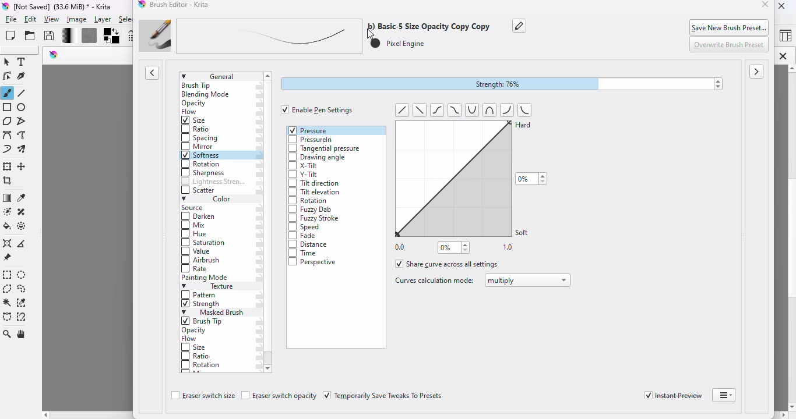 This screenshot has height=419, width=796. What do you see at coordinates (202, 365) in the screenshot?
I see `rotation` at bounding box center [202, 365].